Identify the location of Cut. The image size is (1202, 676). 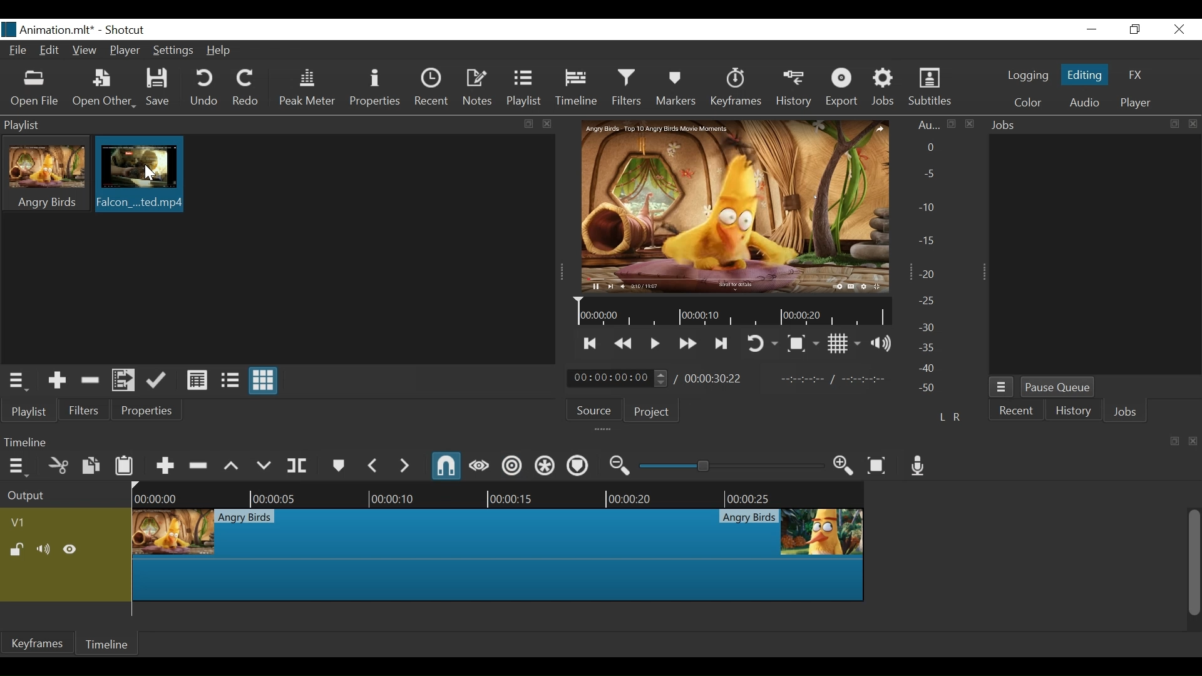
(59, 464).